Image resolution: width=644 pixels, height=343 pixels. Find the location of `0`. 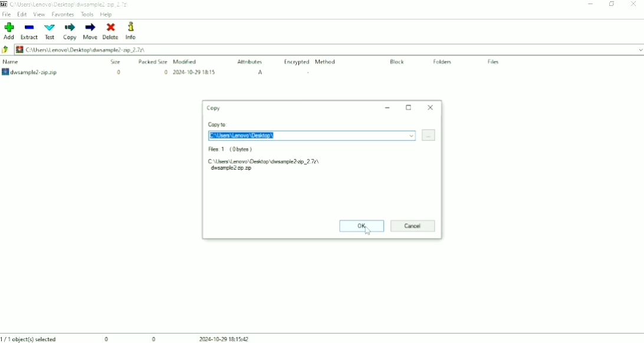

0 is located at coordinates (117, 72).